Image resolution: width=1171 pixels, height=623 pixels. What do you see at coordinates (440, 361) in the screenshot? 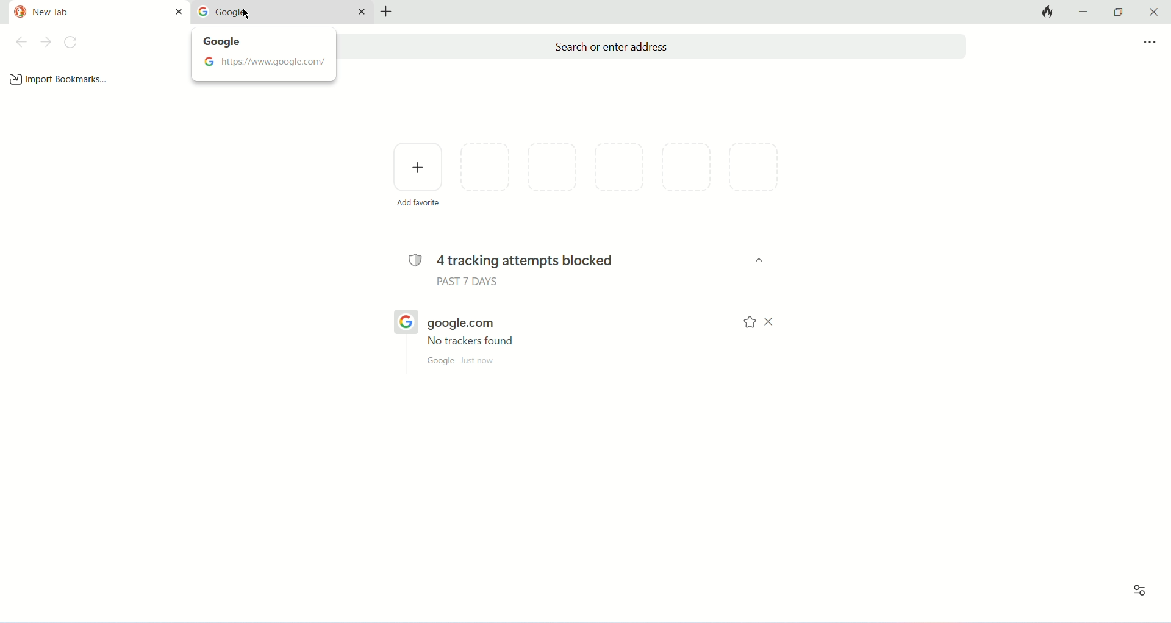
I see `google` at bounding box center [440, 361].